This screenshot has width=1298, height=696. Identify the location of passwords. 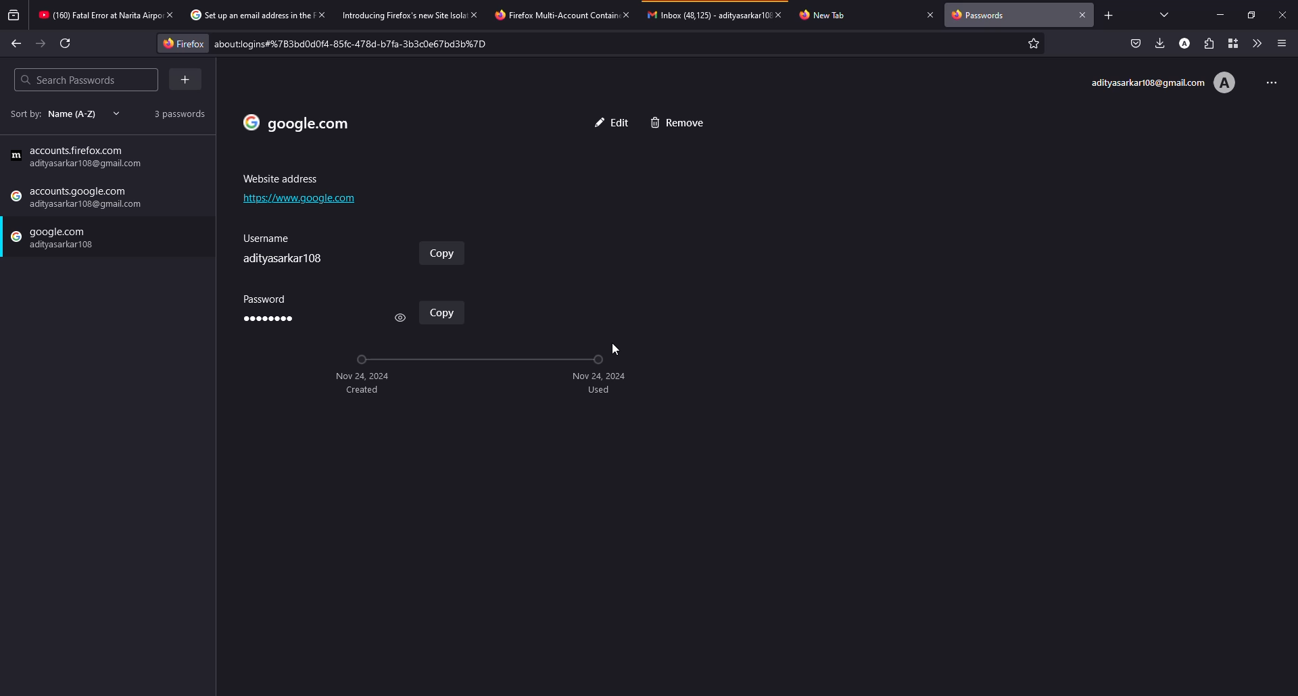
(982, 16).